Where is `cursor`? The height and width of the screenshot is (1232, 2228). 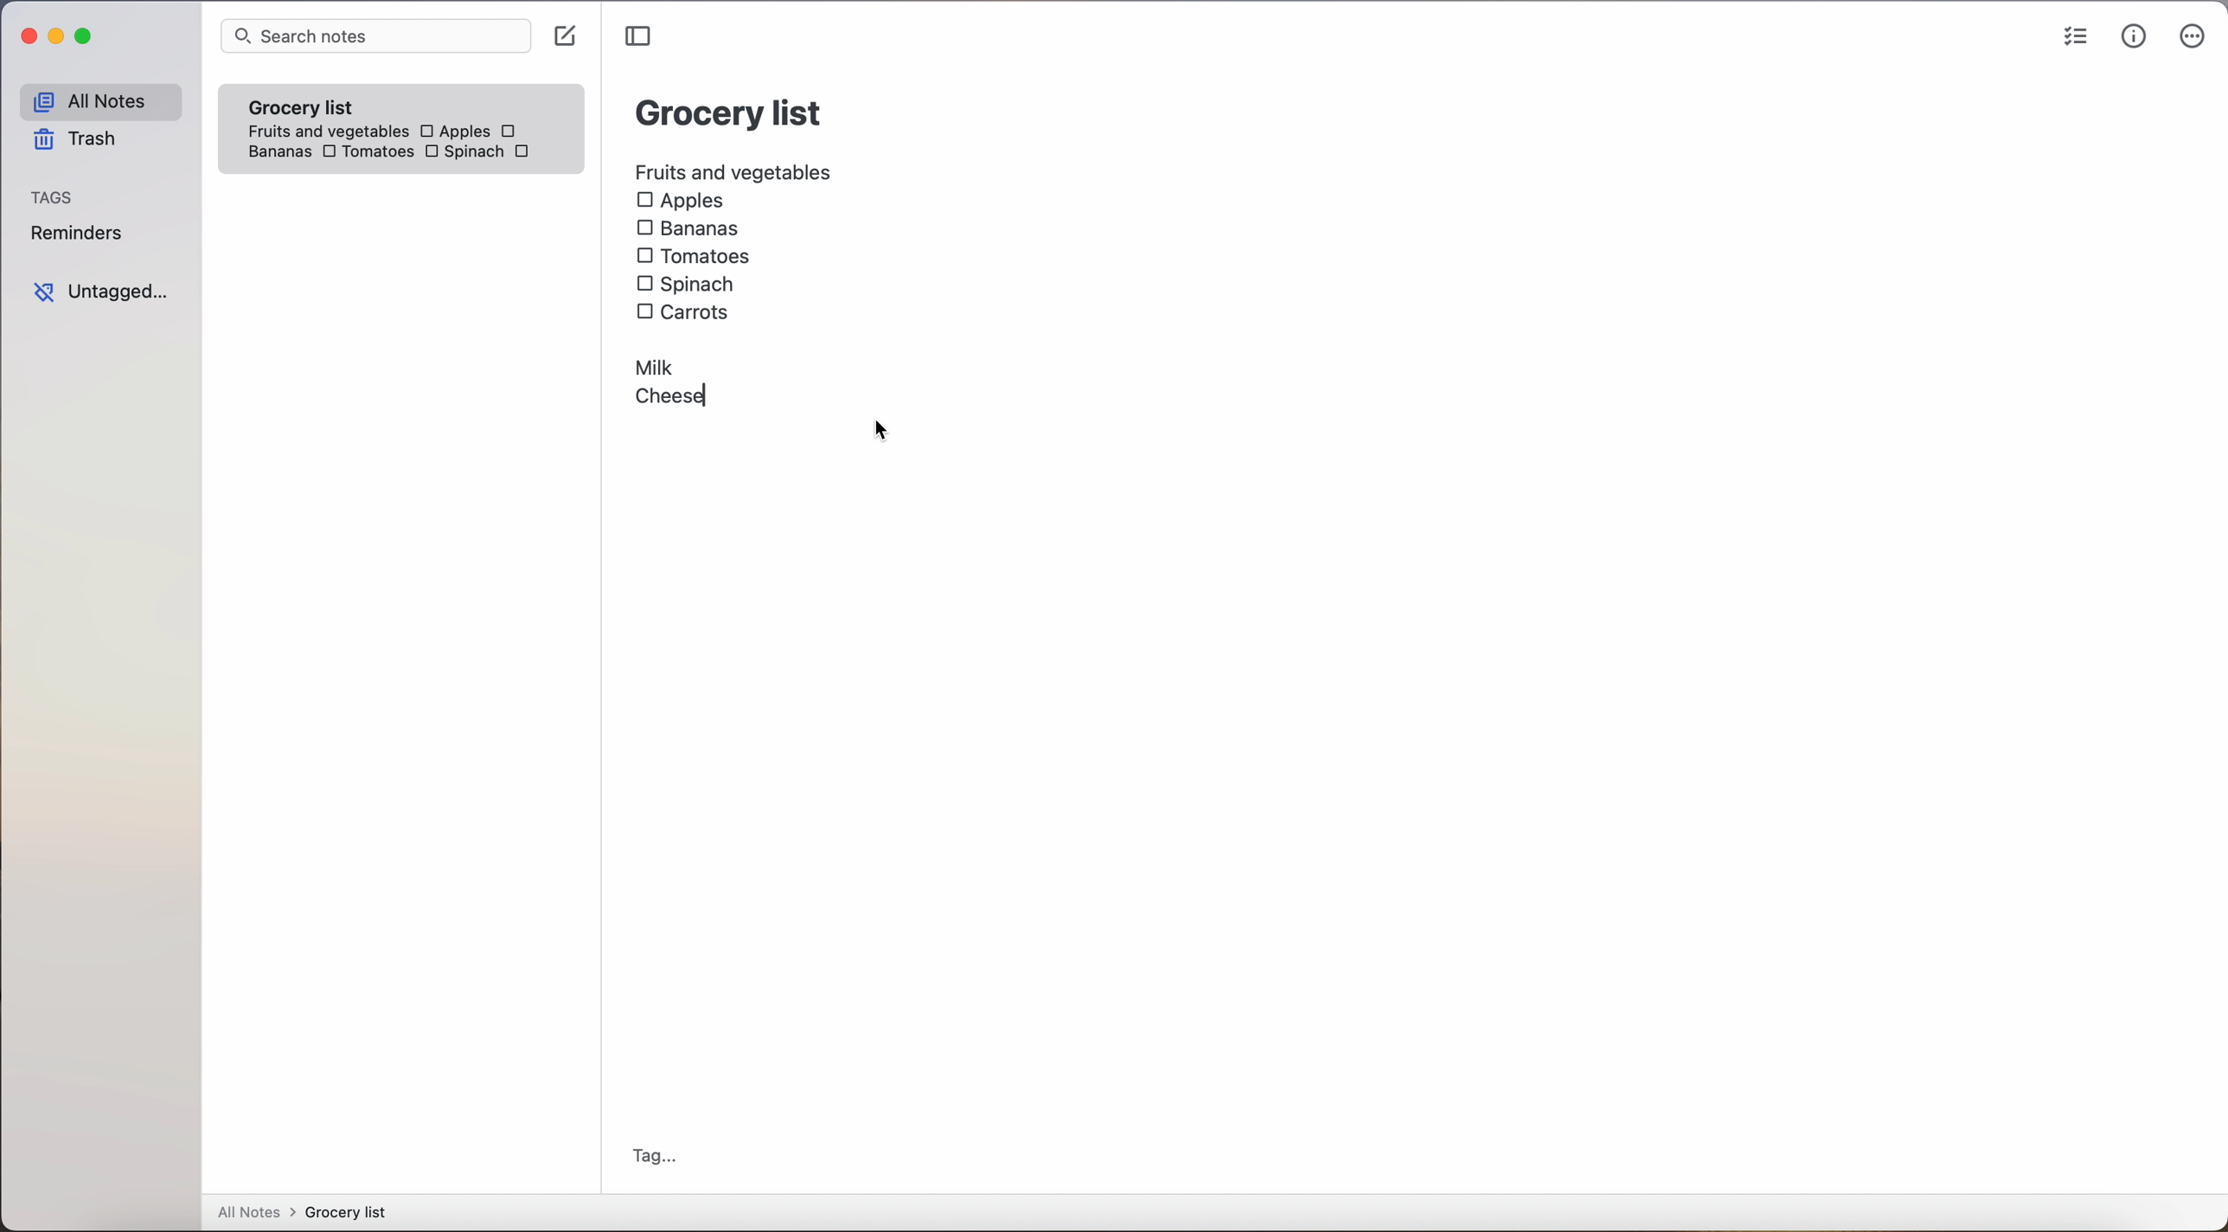
cursor is located at coordinates (881, 432).